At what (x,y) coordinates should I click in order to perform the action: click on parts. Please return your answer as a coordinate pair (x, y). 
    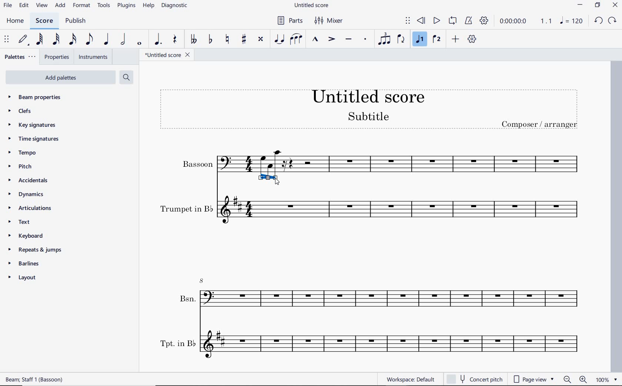
    Looking at the image, I should click on (291, 21).